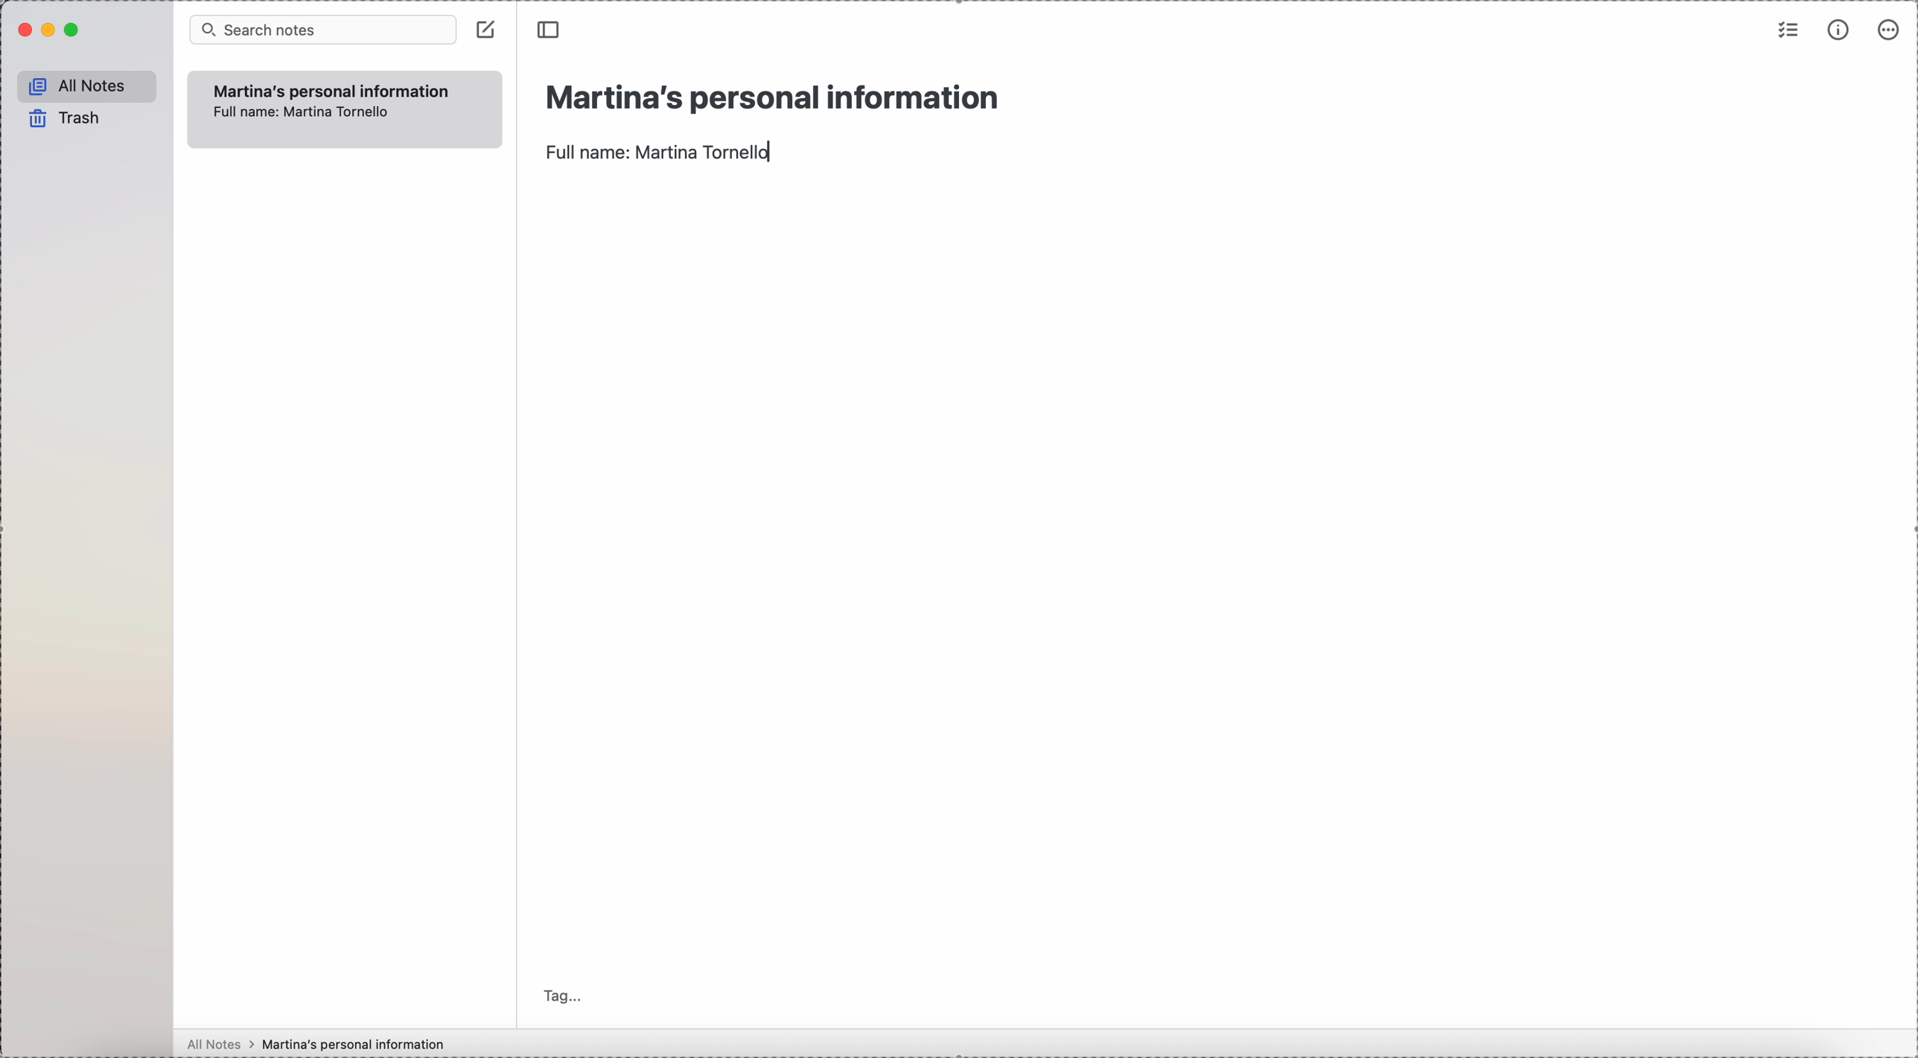 This screenshot has width=1918, height=1058. What do you see at coordinates (660, 153) in the screenshot?
I see `full name: Martina Tornello` at bounding box center [660, 153].